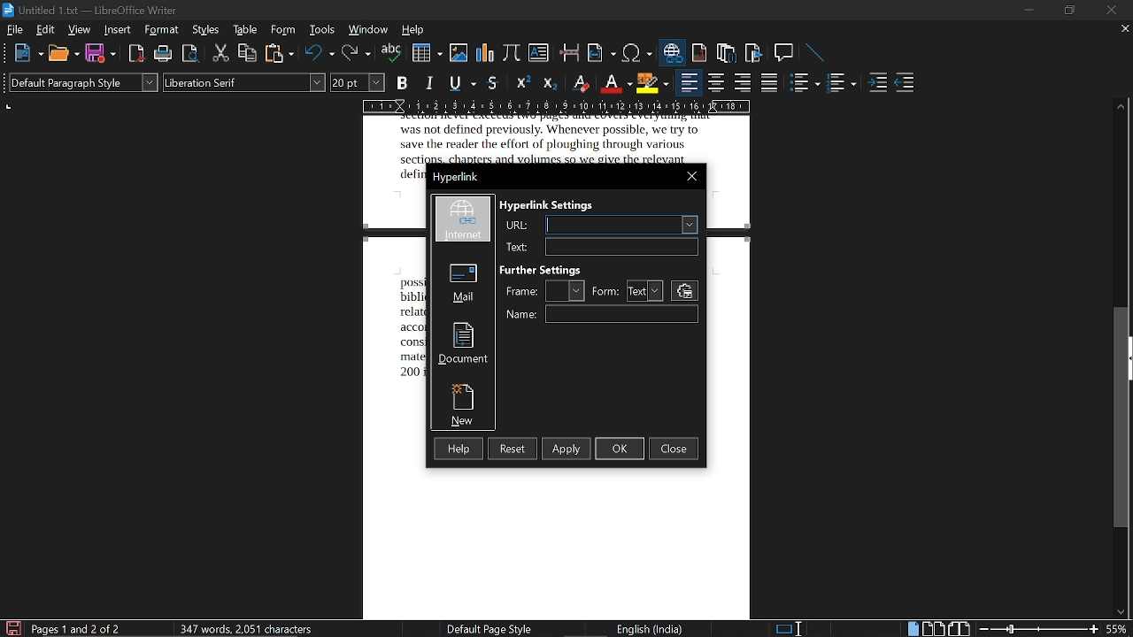 The height and width of the screenshot is (637, 1133). I want to click on book view, so click(959, 627).